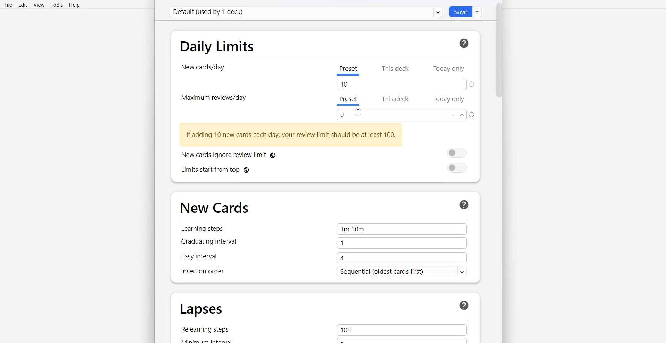 This screenshot has width=666, height=343. Describe the element at coordinates (401, 85) in the screenshot. I see `Tab` at that location.